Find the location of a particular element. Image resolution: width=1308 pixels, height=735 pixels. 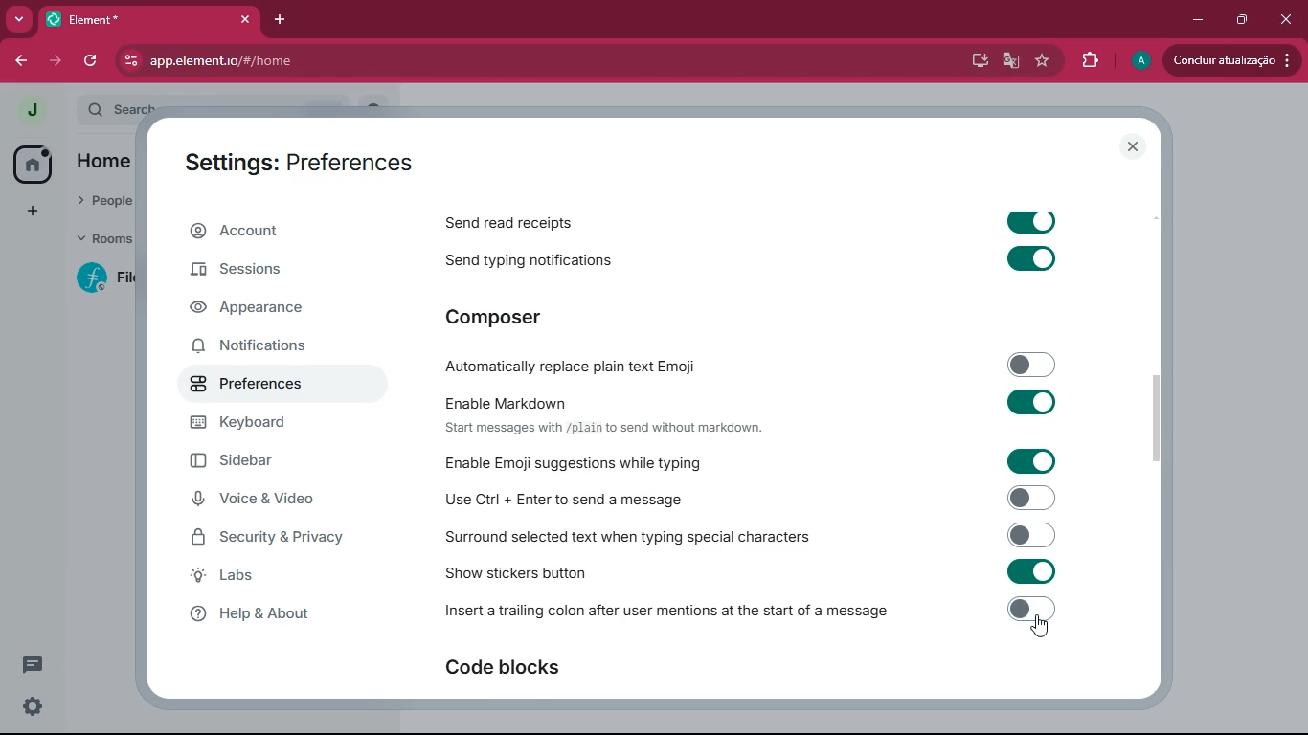

app.element.io/#/home is located at coordinates (393, 61).